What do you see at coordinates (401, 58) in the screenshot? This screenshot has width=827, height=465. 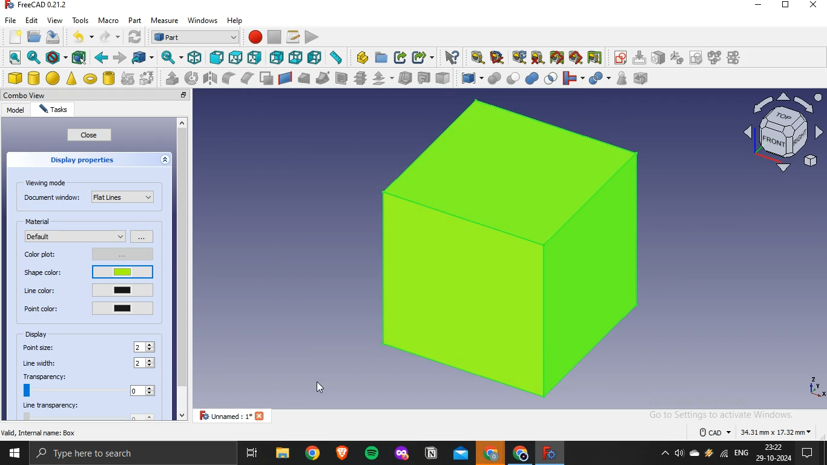 I see `make link` at bounding box center [401, 58].